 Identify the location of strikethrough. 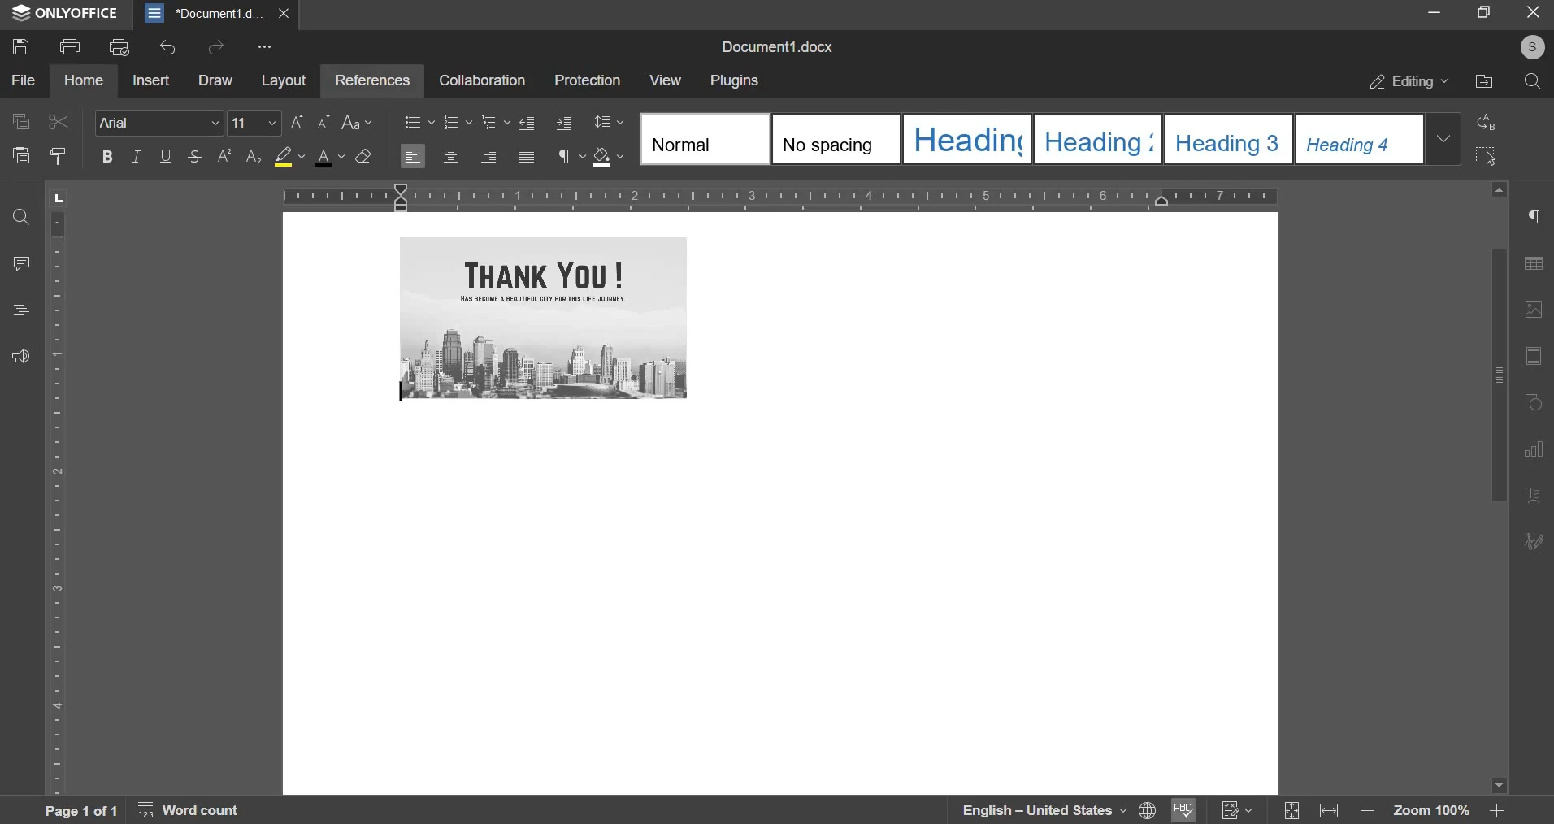
(192, 155).